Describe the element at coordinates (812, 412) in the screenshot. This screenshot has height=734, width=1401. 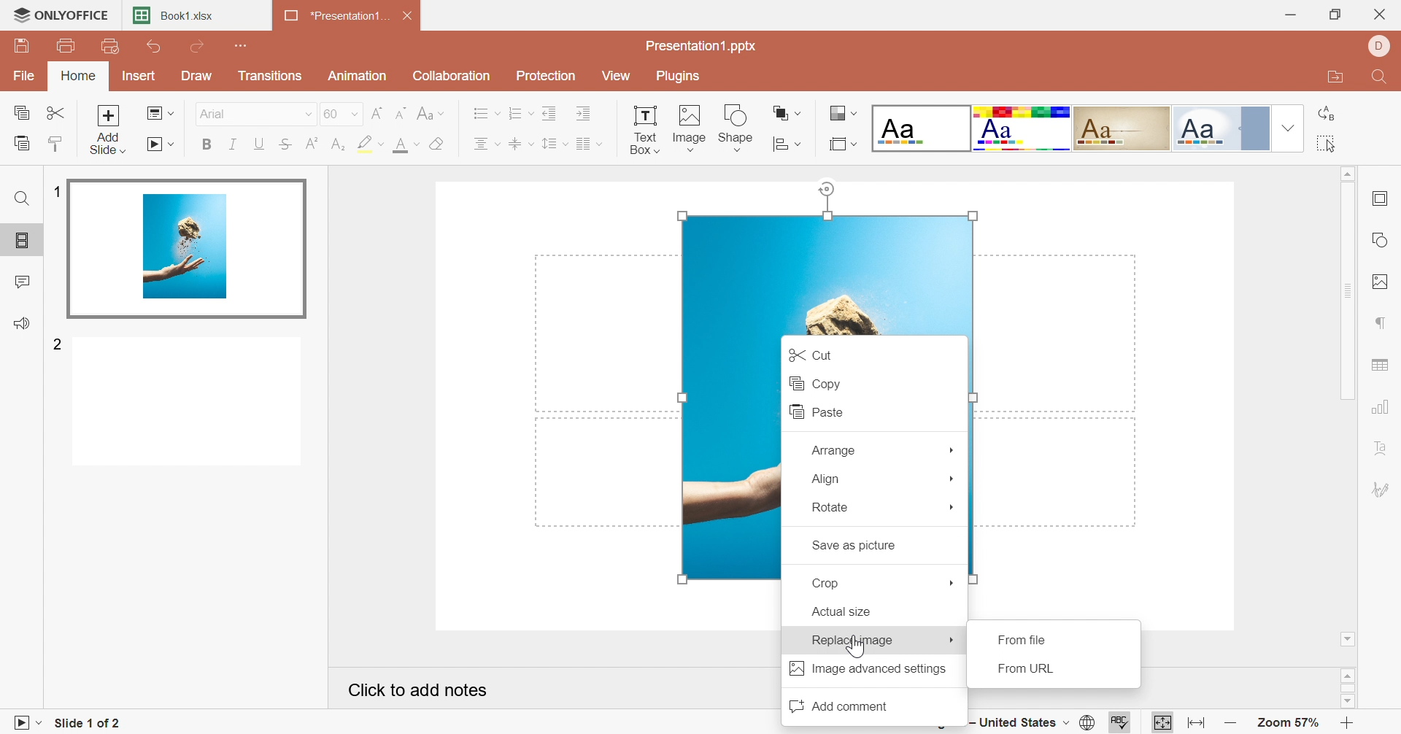
I see `Paste` at that location.